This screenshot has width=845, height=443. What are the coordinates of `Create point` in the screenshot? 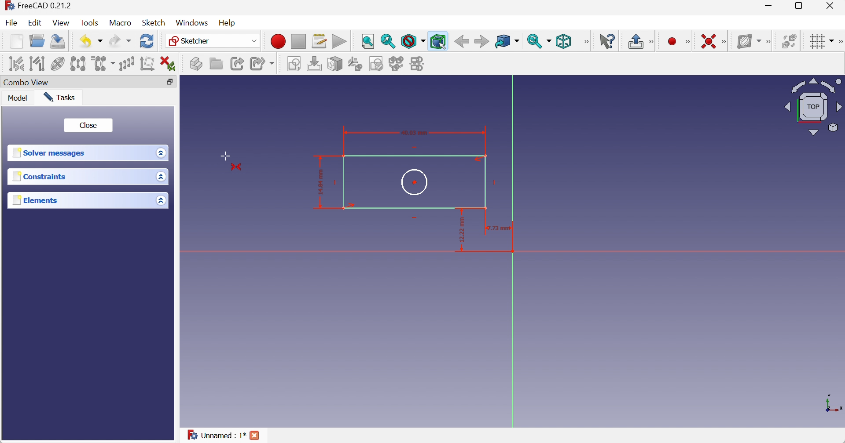 It's located at (672, 42).